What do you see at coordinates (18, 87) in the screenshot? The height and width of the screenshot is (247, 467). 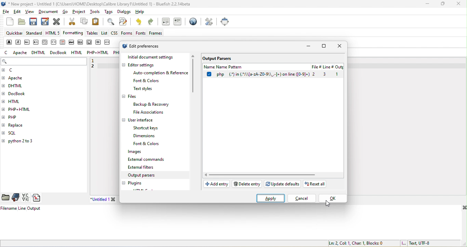 I see `dhtml` at bounding box center [18, 87].